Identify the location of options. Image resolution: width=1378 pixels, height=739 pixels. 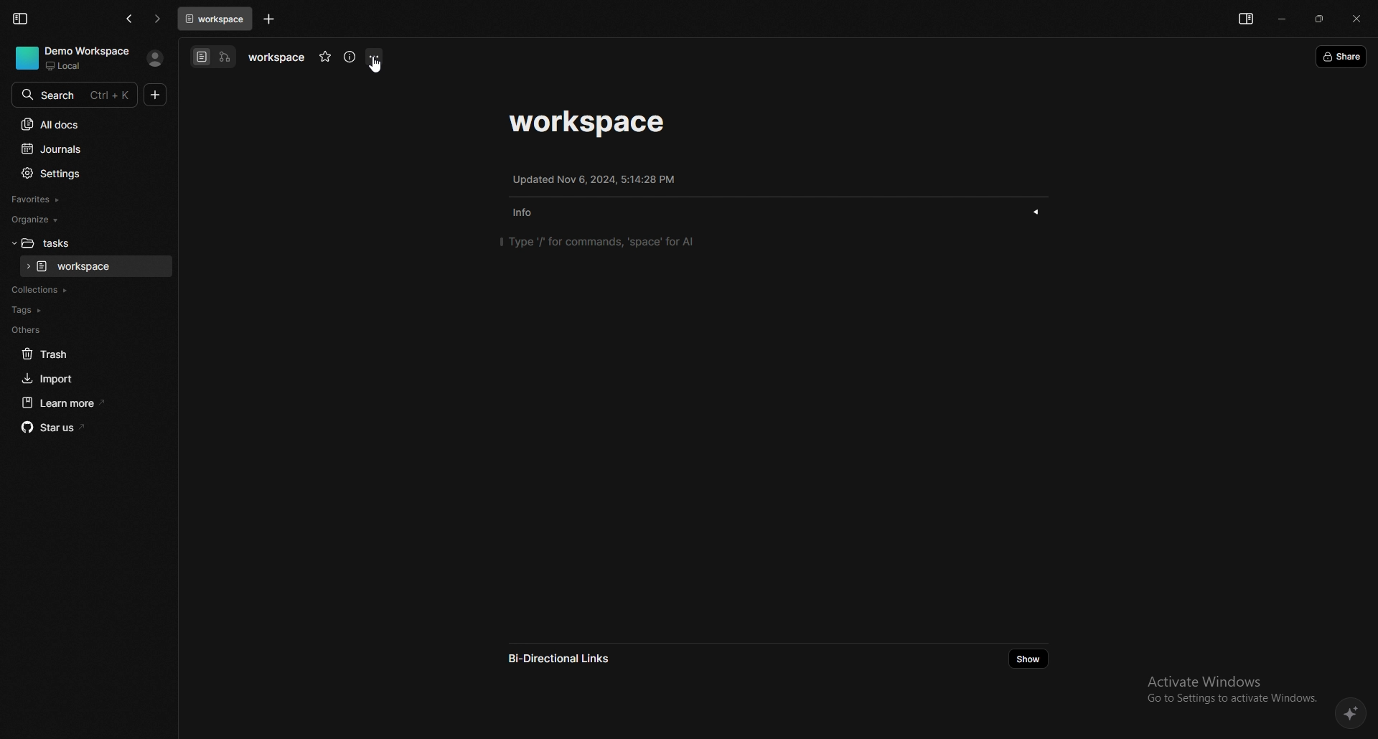
(375, 57).